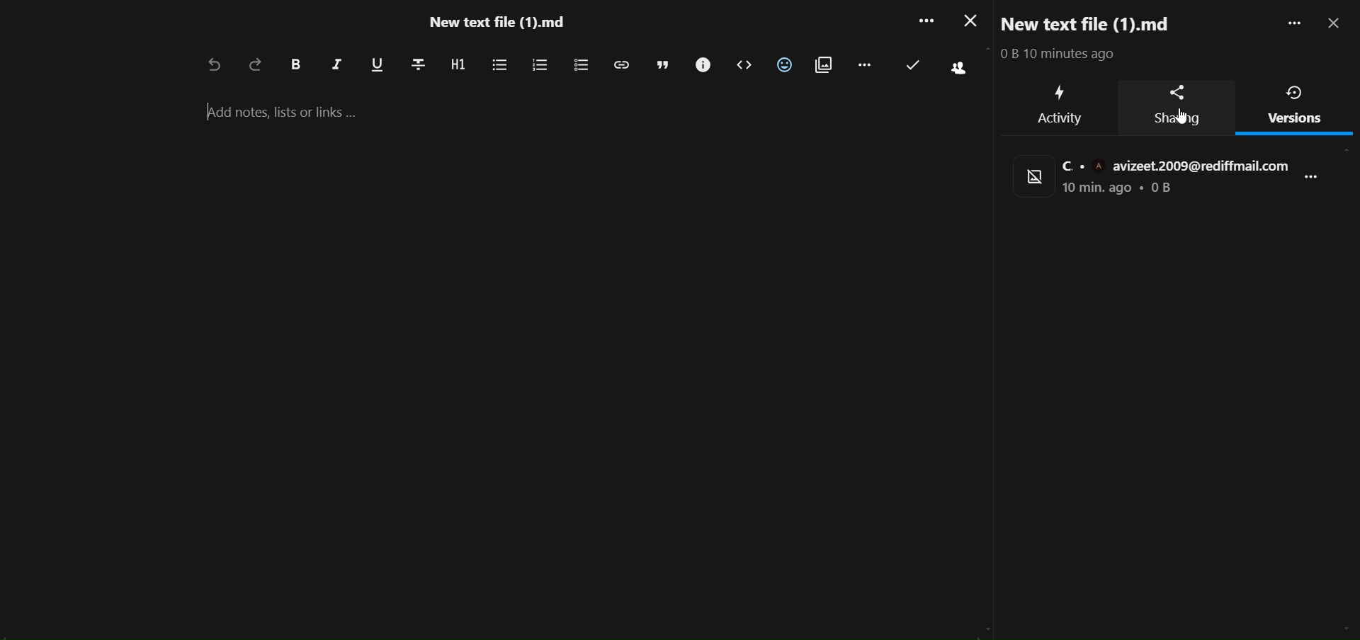  What do you see at coordinates (498, 65) in the screenshot?
I see `unordered list` at bounding box center [498, 65].